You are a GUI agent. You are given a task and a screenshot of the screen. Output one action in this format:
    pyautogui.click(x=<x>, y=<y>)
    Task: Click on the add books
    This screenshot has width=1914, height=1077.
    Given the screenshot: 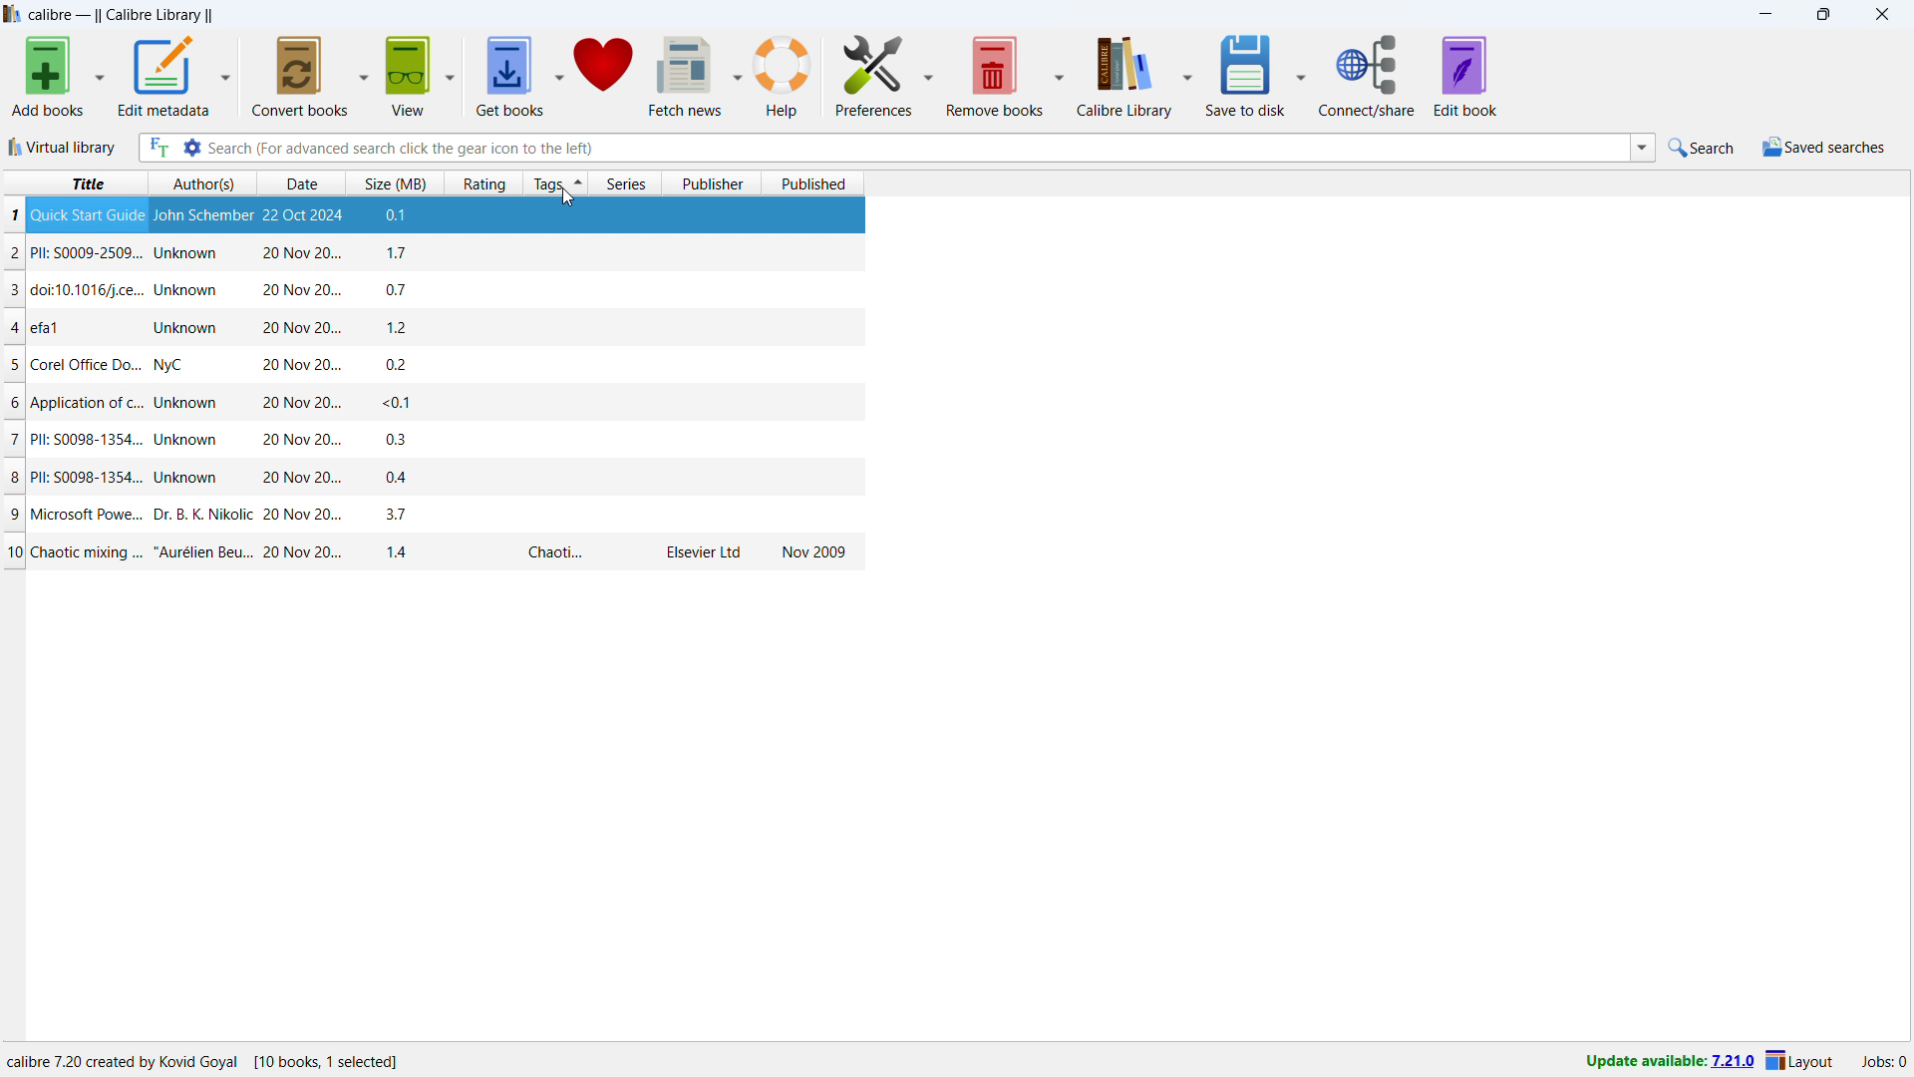 What is the action you would take?
    pyautogui.click(x=46, y=76)
    